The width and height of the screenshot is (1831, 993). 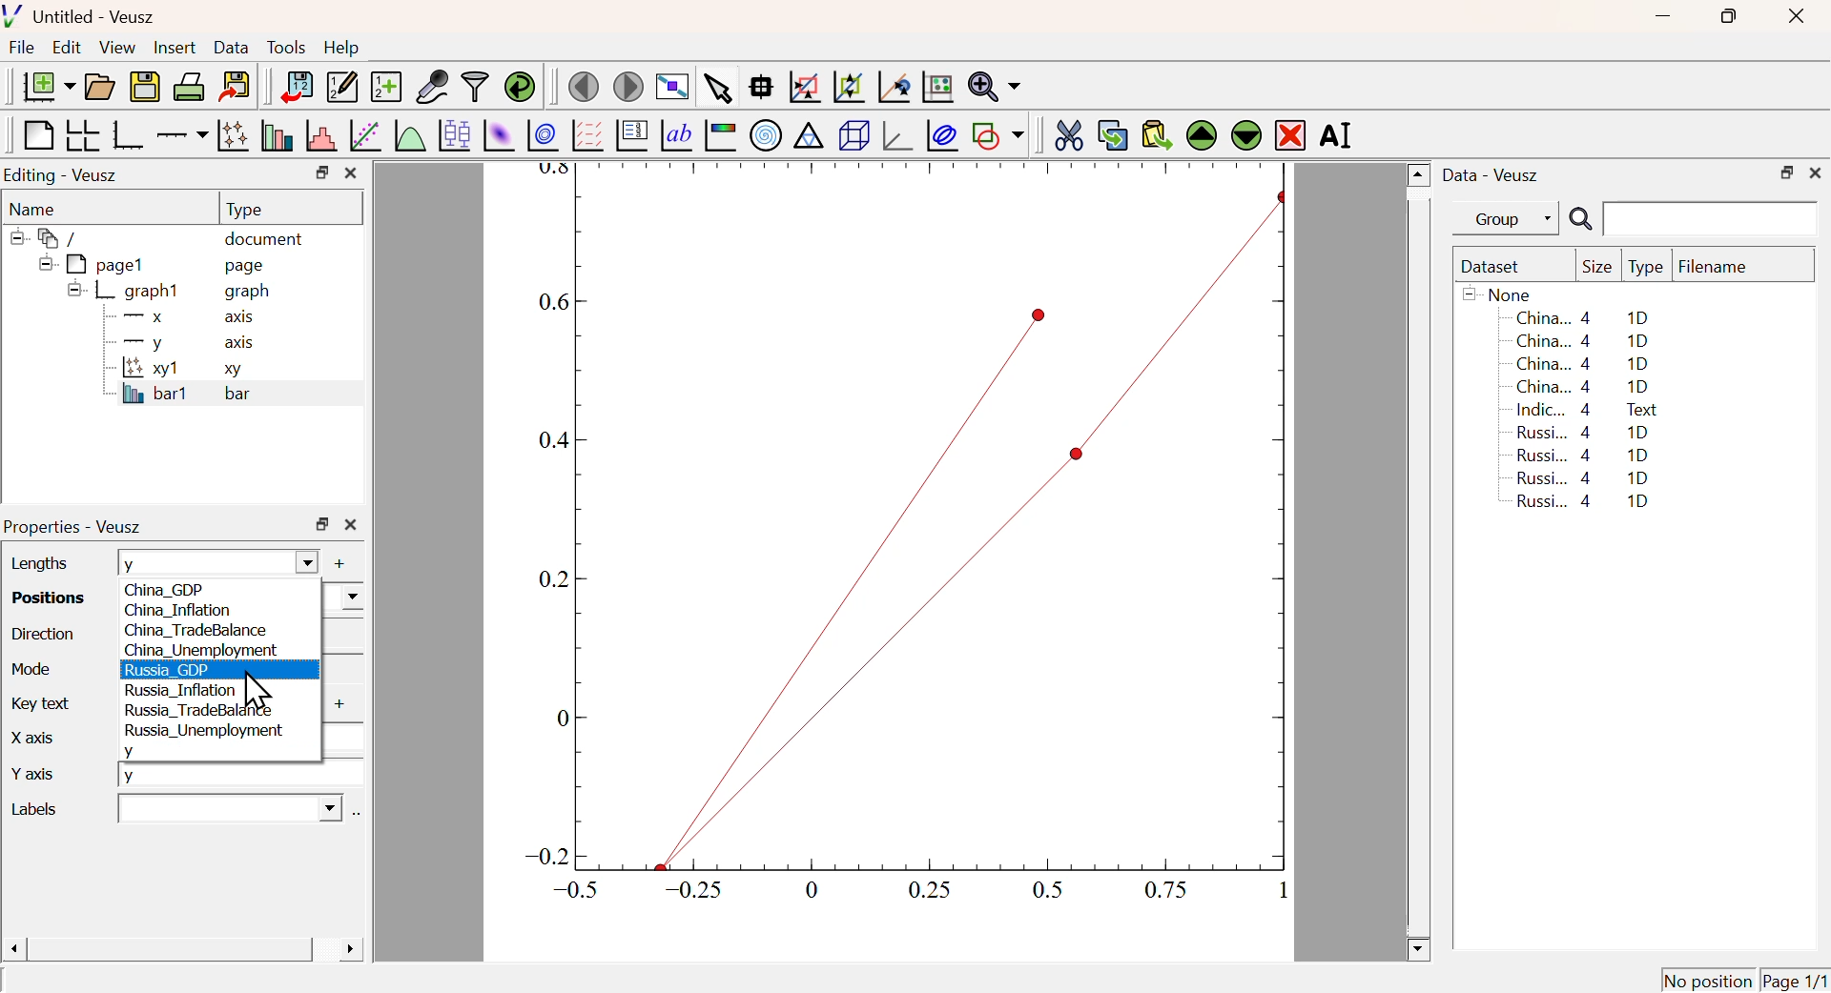 I want to click on Export to graphics format, so click(x=236, y=84).